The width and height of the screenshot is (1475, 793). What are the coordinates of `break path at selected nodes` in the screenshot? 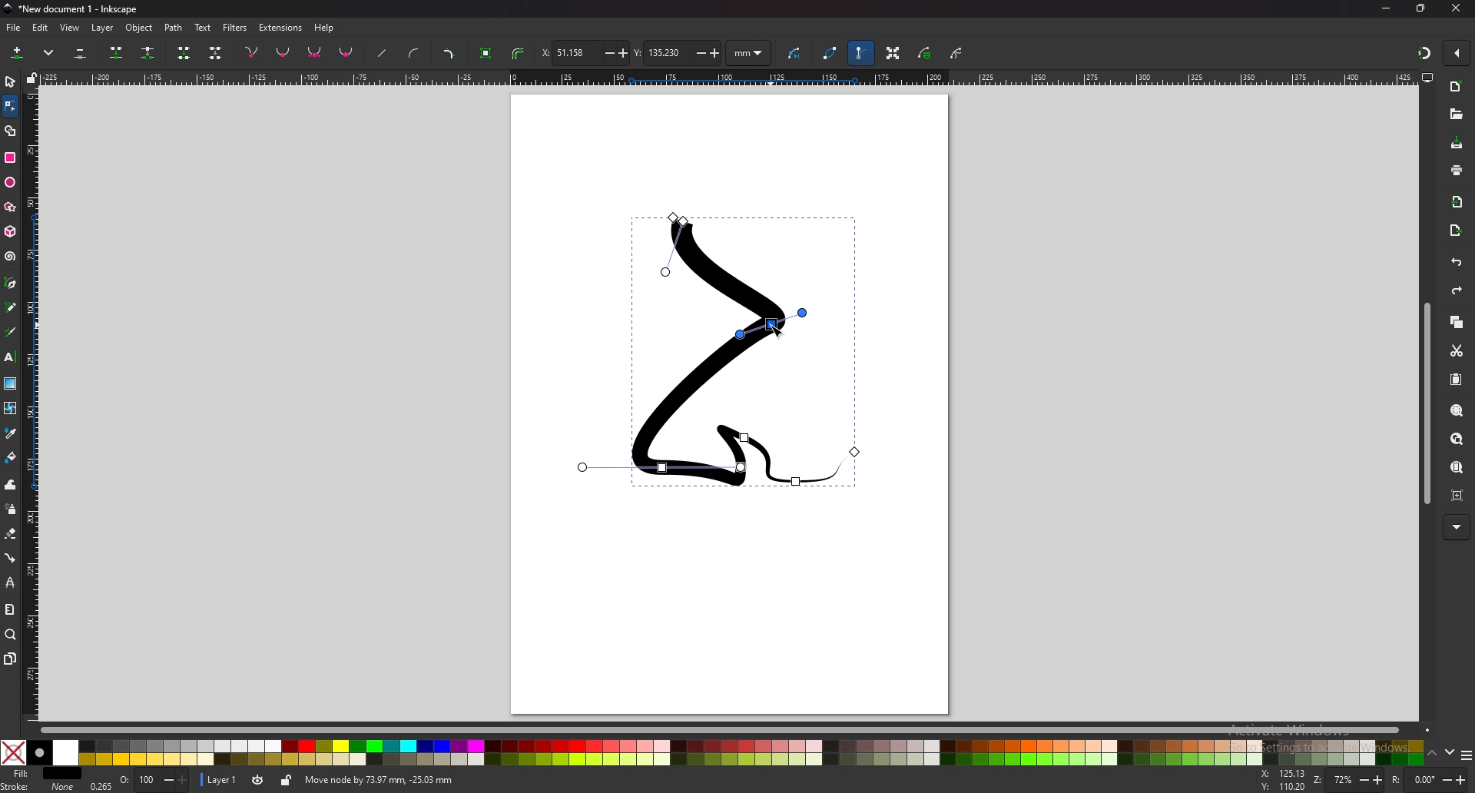 It's located at (147, 54).